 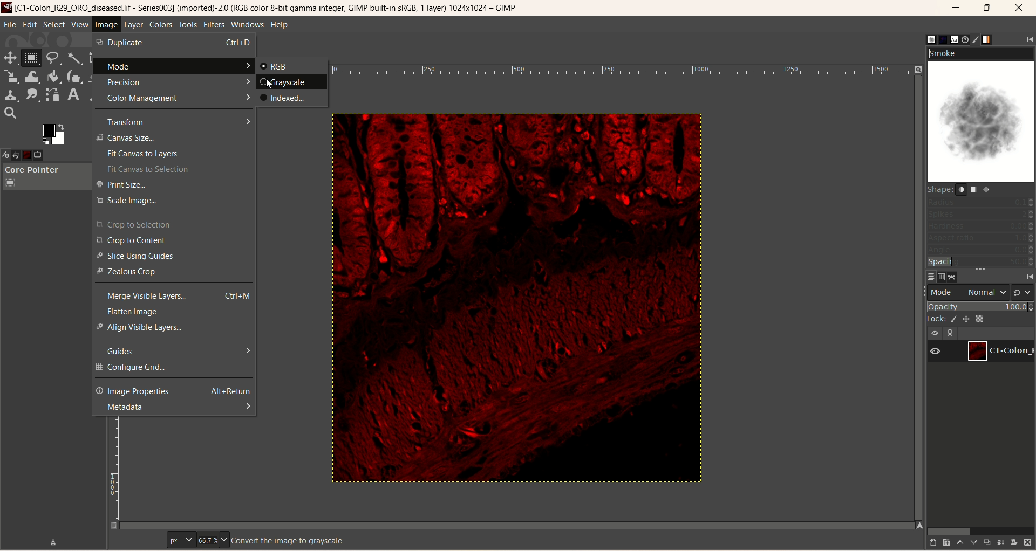 I want to click on color management, so click(x=175, y=100).